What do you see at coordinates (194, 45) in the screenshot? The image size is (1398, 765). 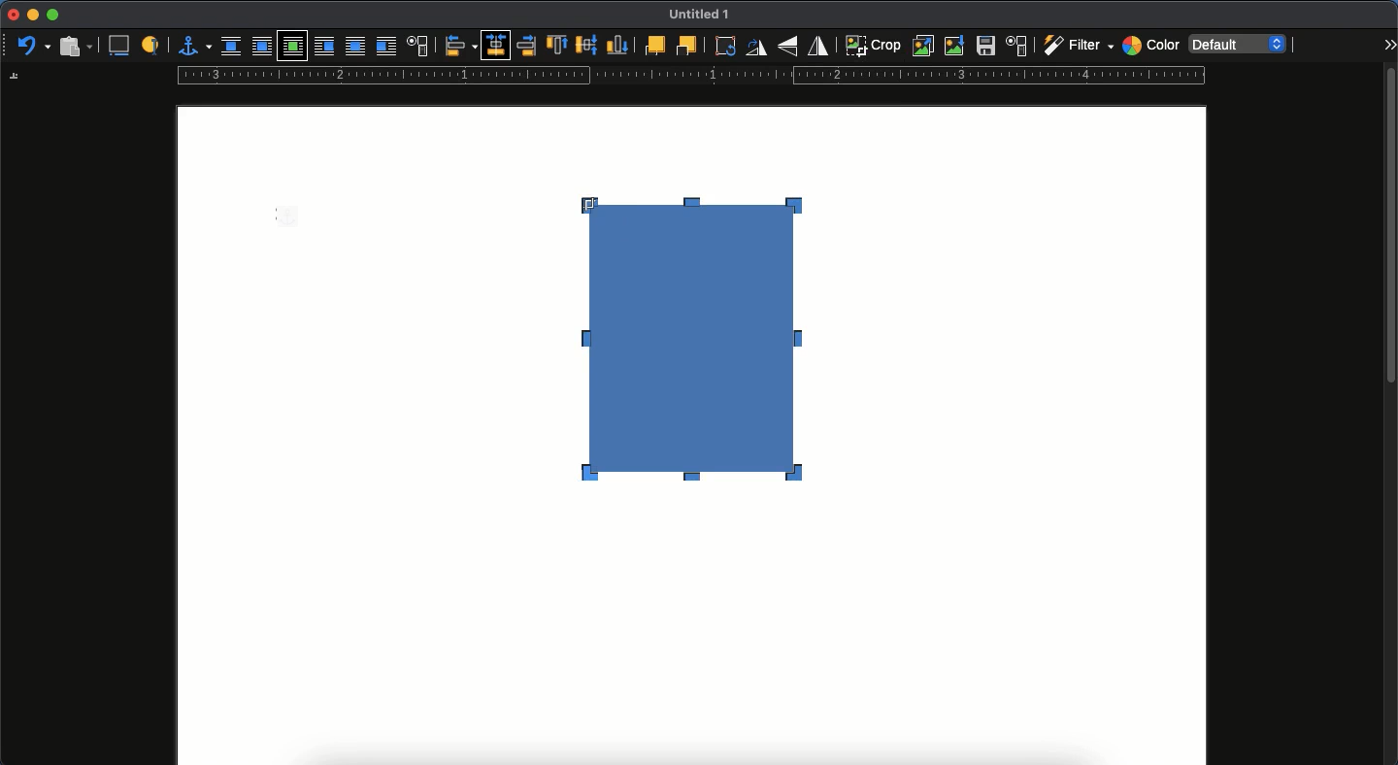 I see `anchor for object` at bounding box center [194, 45].